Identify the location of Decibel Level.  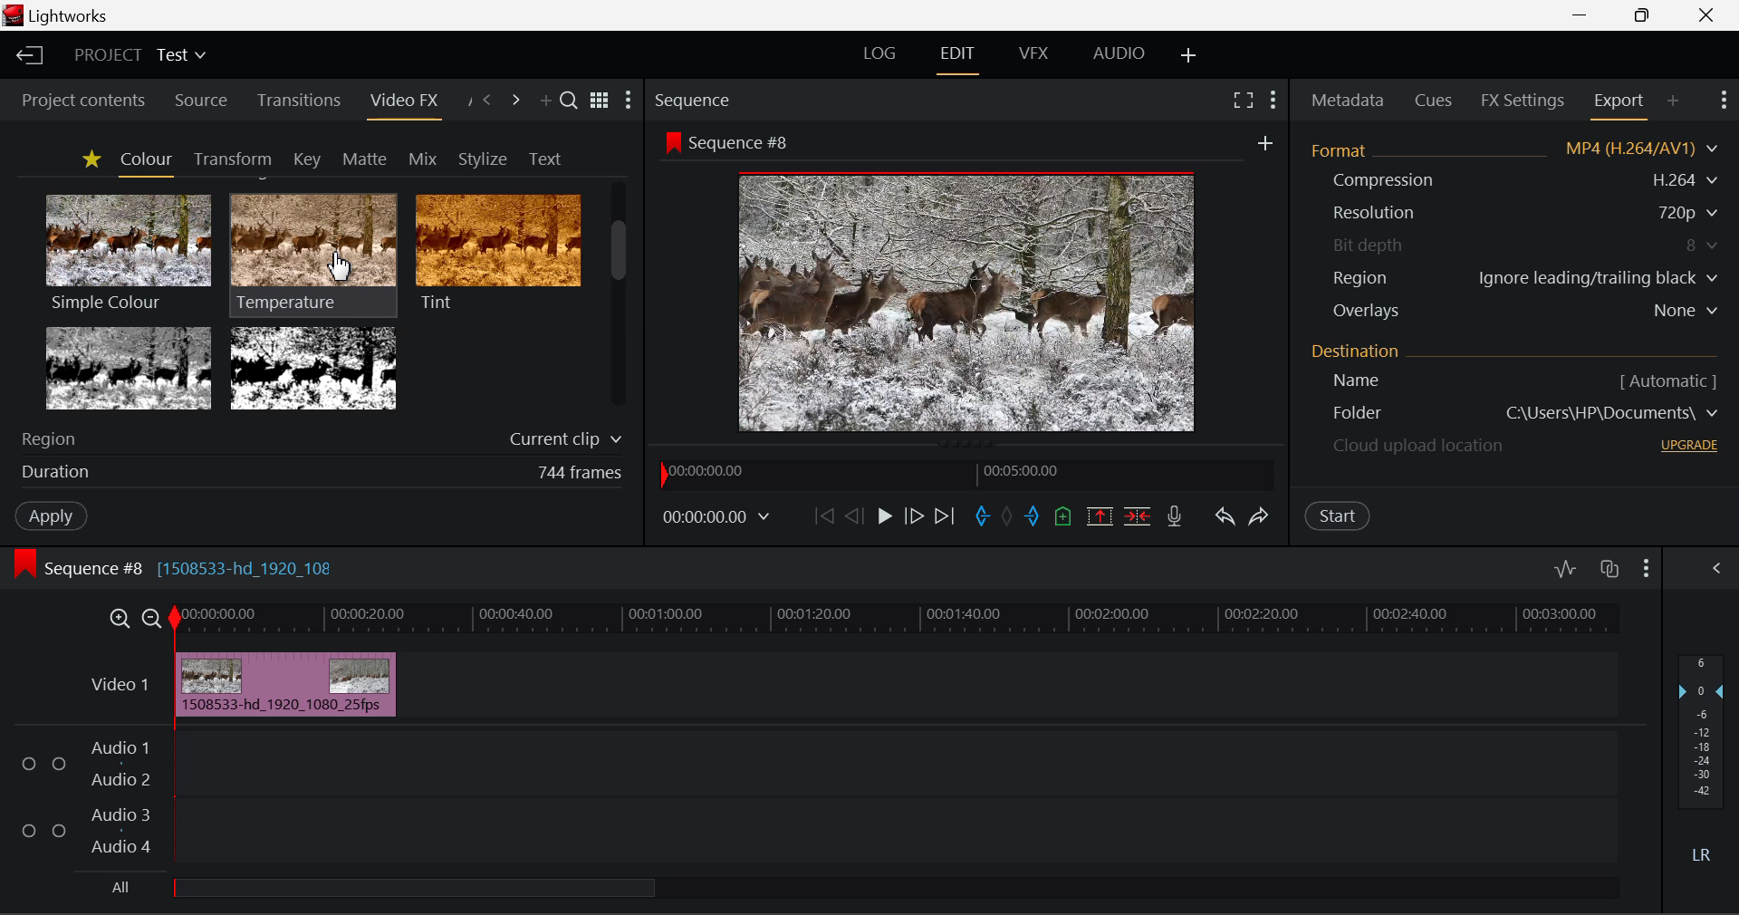
(1702, 756).